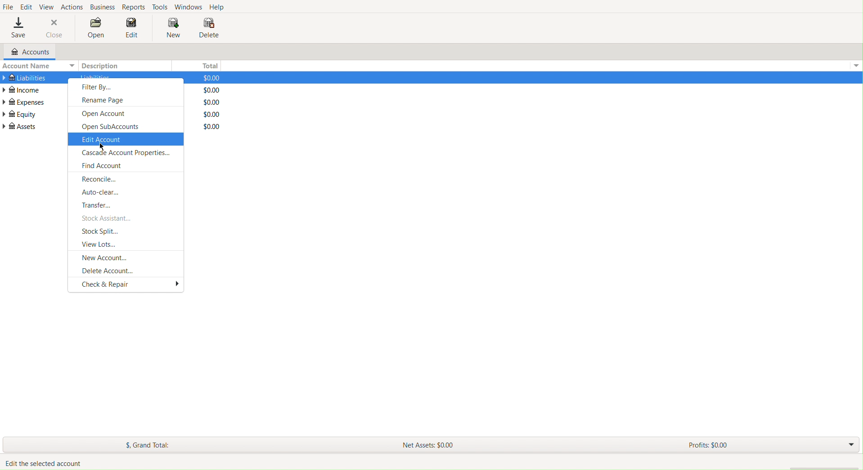 This screenshot has width=863, height=470. What do you see at coordinates (106, 257) in the screenshot?
I see `New Account` at bounding box center [106, 257].